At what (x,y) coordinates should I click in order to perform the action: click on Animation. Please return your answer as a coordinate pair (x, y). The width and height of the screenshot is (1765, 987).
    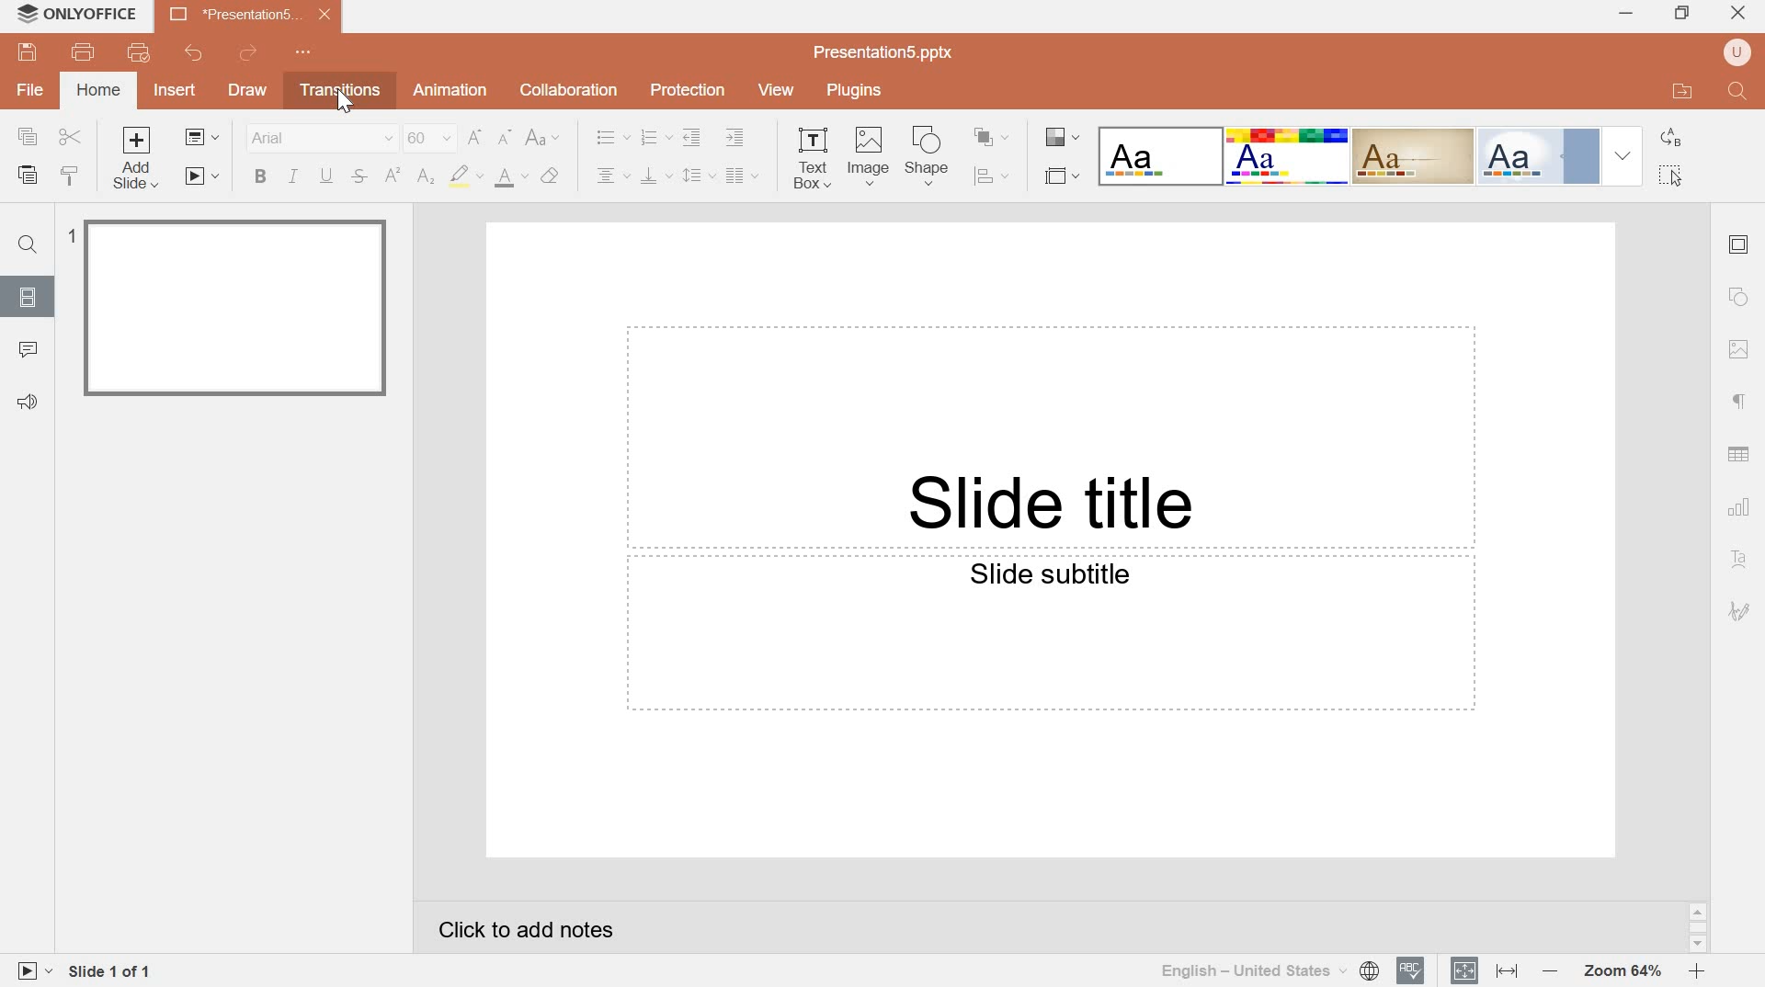
    Looking at the image, I should click on (451, 90).